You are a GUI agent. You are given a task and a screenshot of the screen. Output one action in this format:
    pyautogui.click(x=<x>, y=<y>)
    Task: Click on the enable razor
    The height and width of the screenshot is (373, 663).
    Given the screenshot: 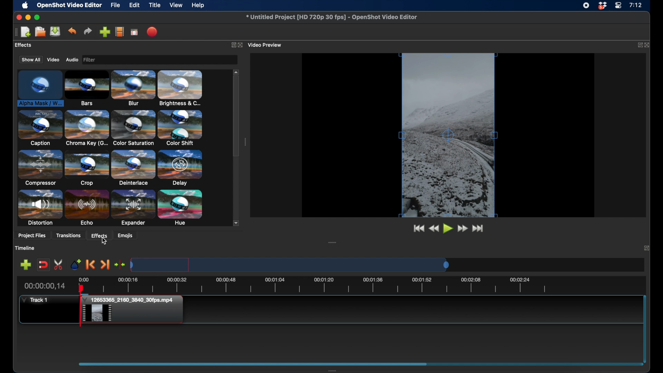 What is the action you would take?
    pyautogui.click(x=59, y=264)
    